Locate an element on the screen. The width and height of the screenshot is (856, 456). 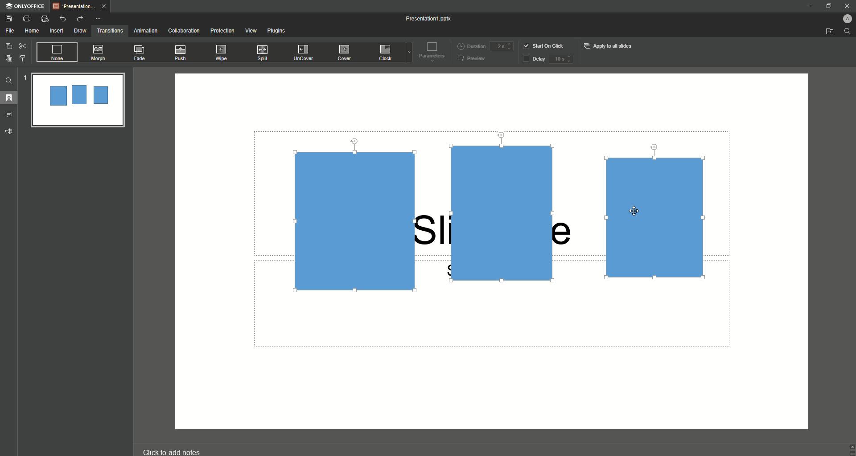
Open from file is located at coordinates (829, 32).